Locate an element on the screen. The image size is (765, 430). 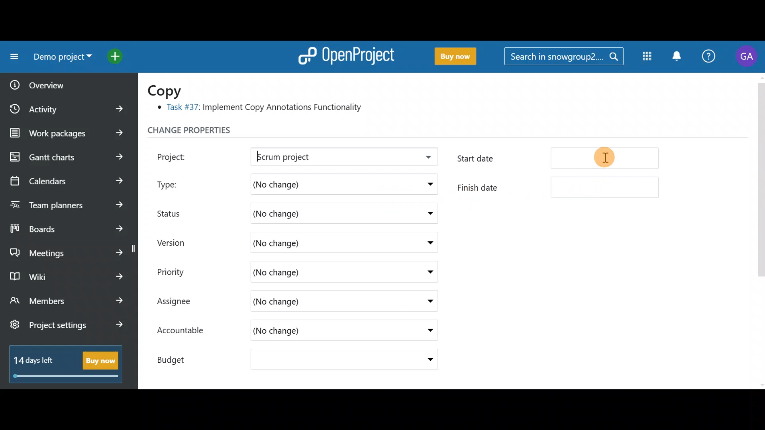
OpenProject is located at coordinates (345, 54).